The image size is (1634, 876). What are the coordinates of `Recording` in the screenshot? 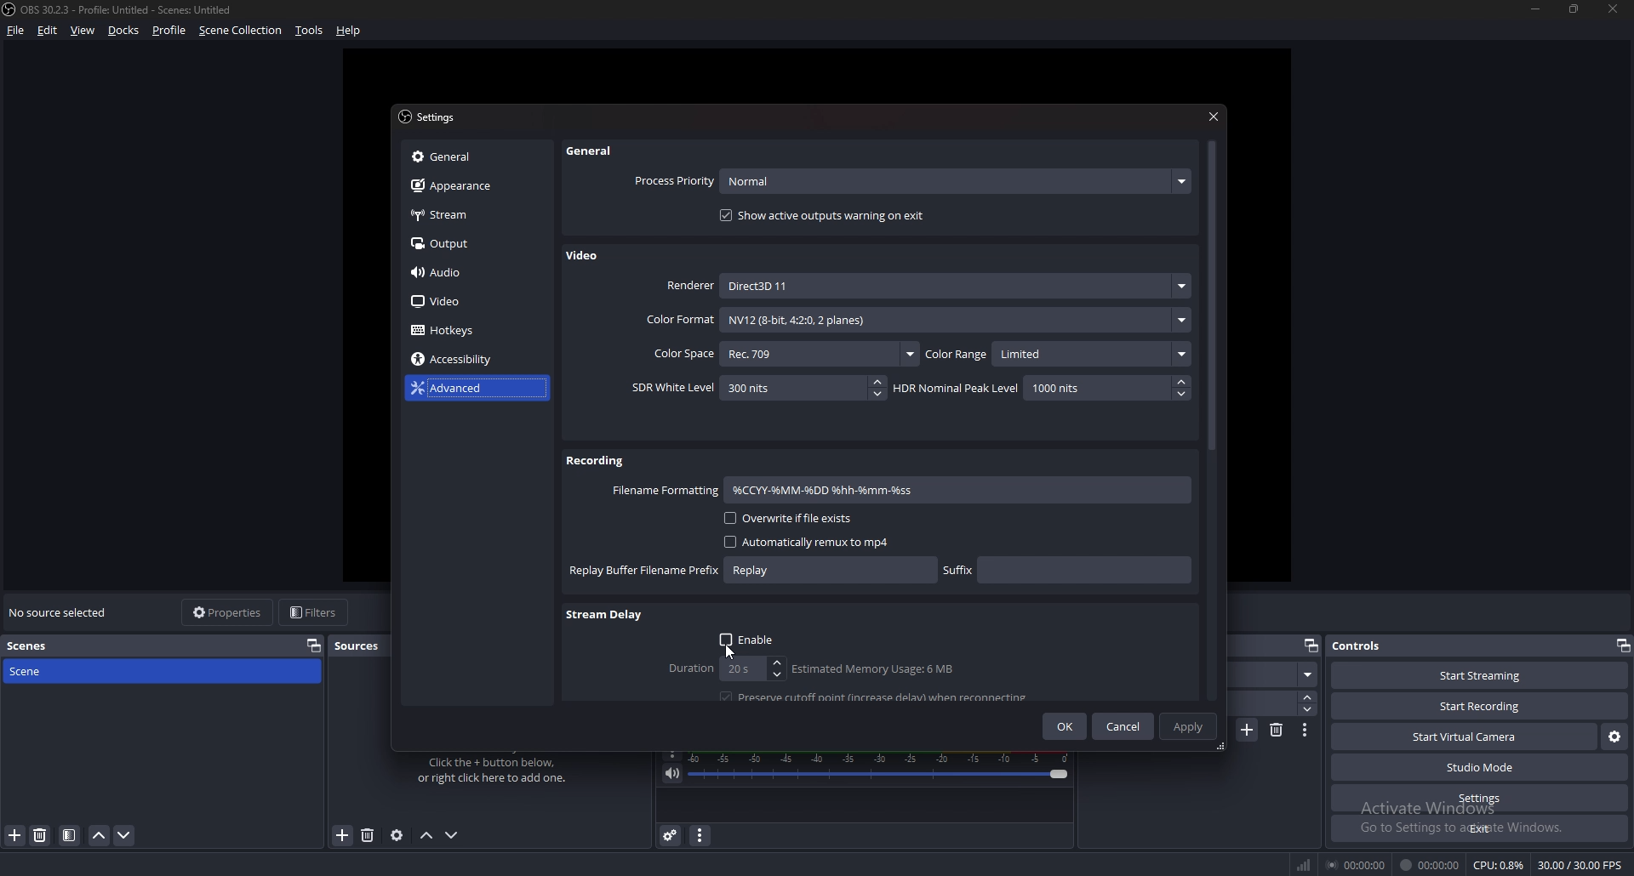 It's located at (597, 460).